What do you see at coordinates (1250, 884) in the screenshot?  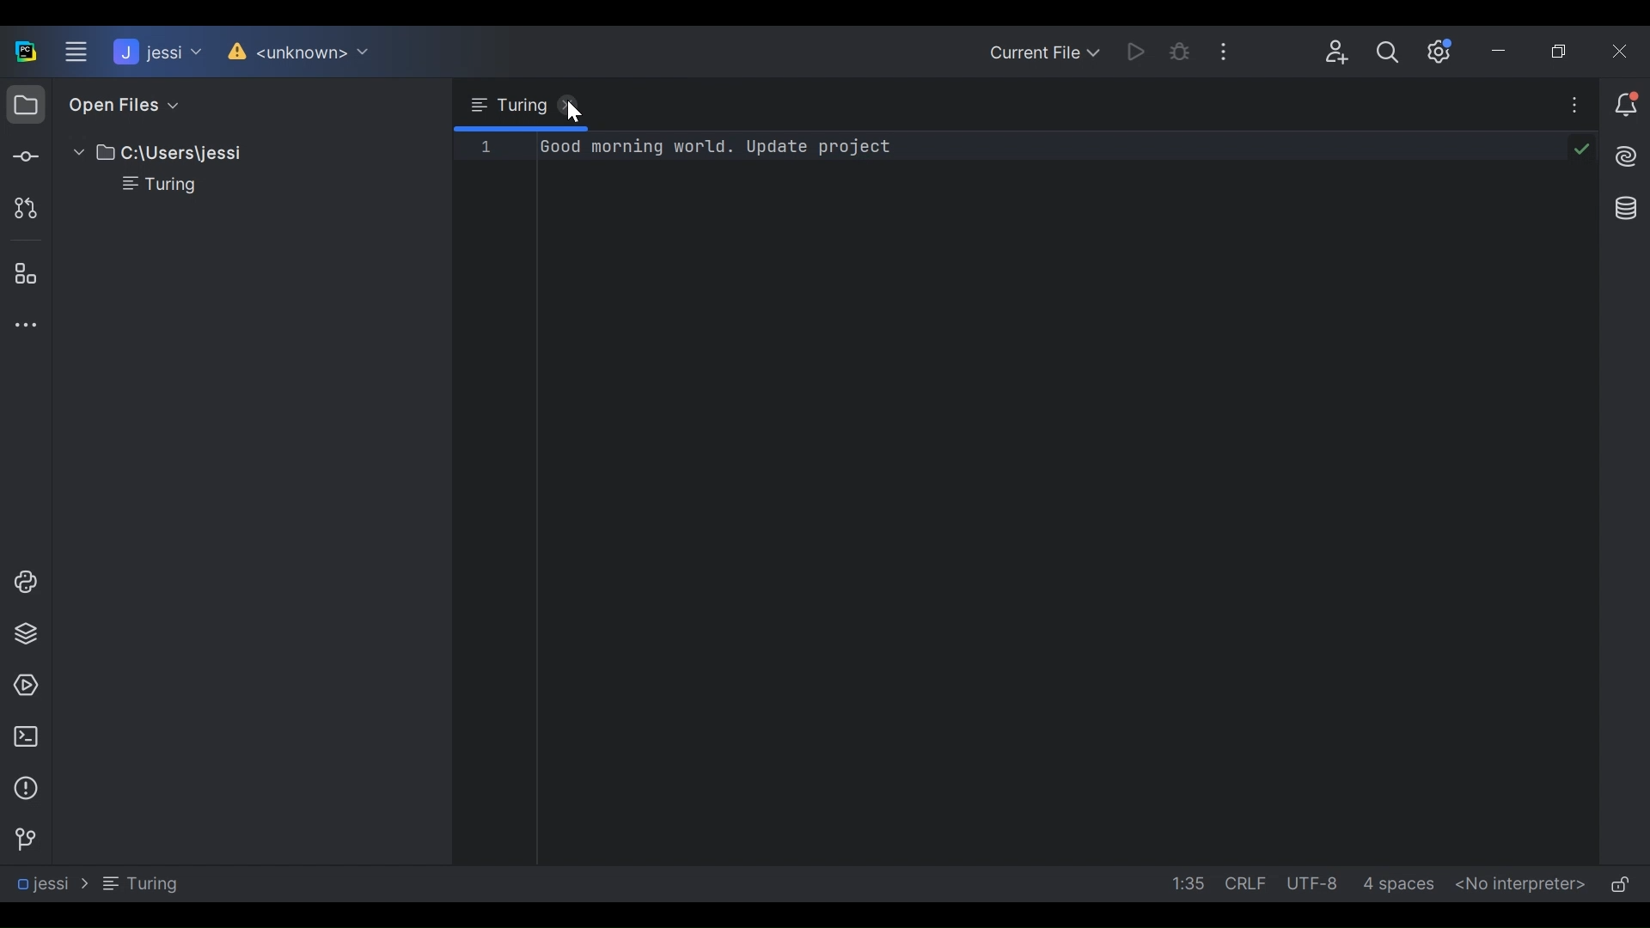 I see `line Separator` at bounding box center [1250, 884].